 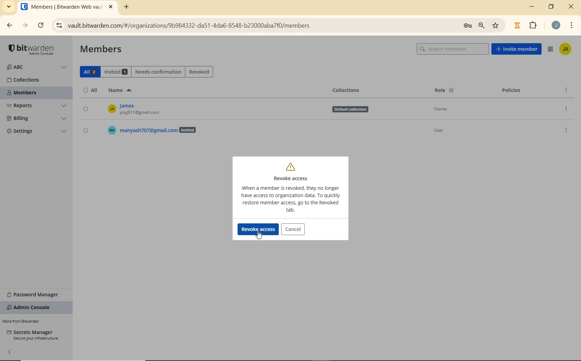 What do you see at coordinates (41, 26) in the screenshot?
I see `RELOAD` at bounding box center [41, 26].